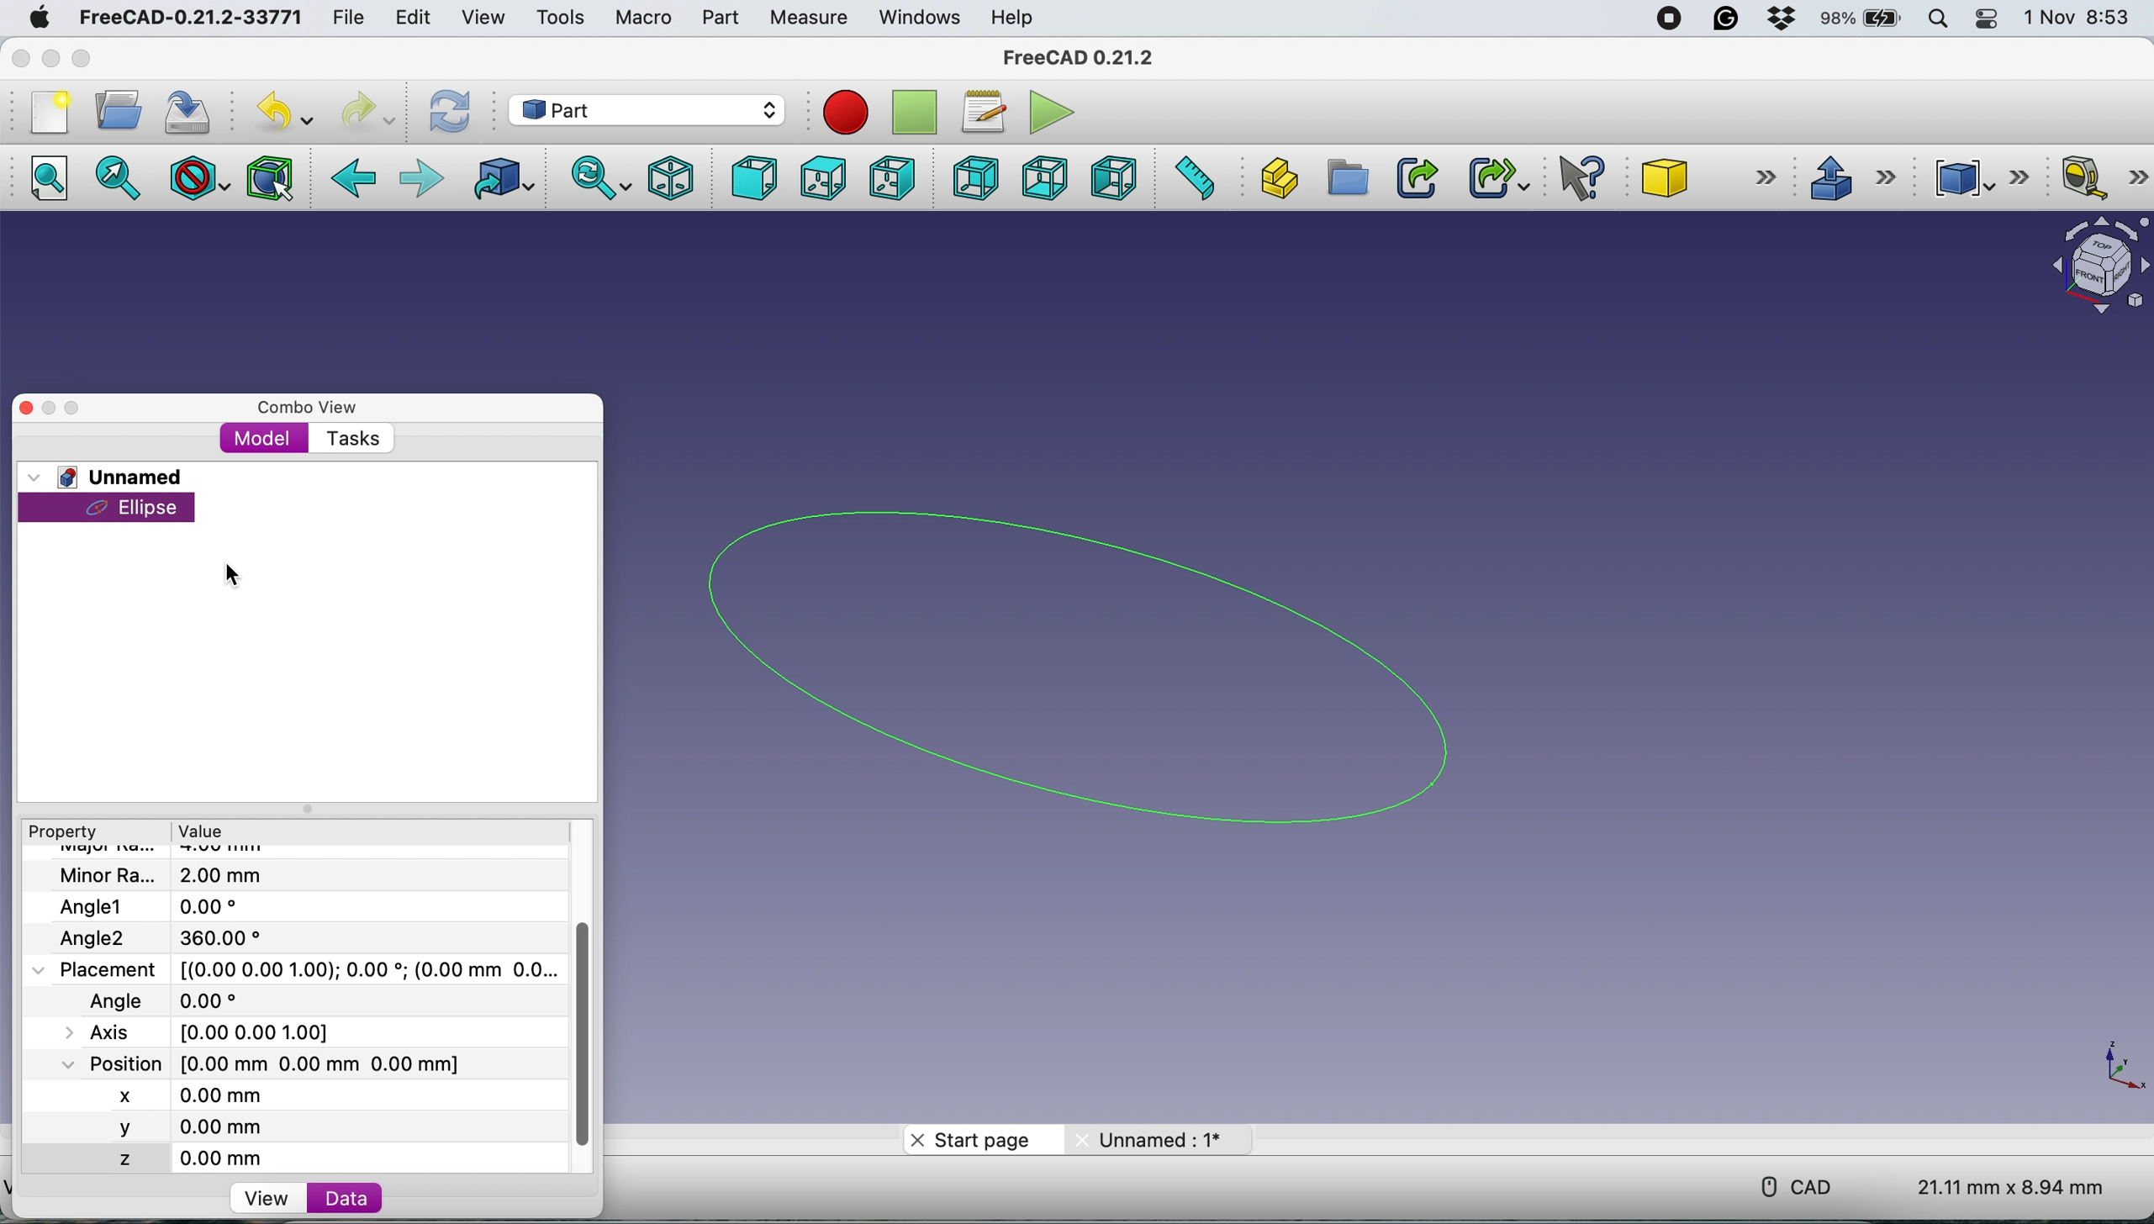  Describe the element at coordinates (78, 411) in the screenshot. I see `maximise` at that location.